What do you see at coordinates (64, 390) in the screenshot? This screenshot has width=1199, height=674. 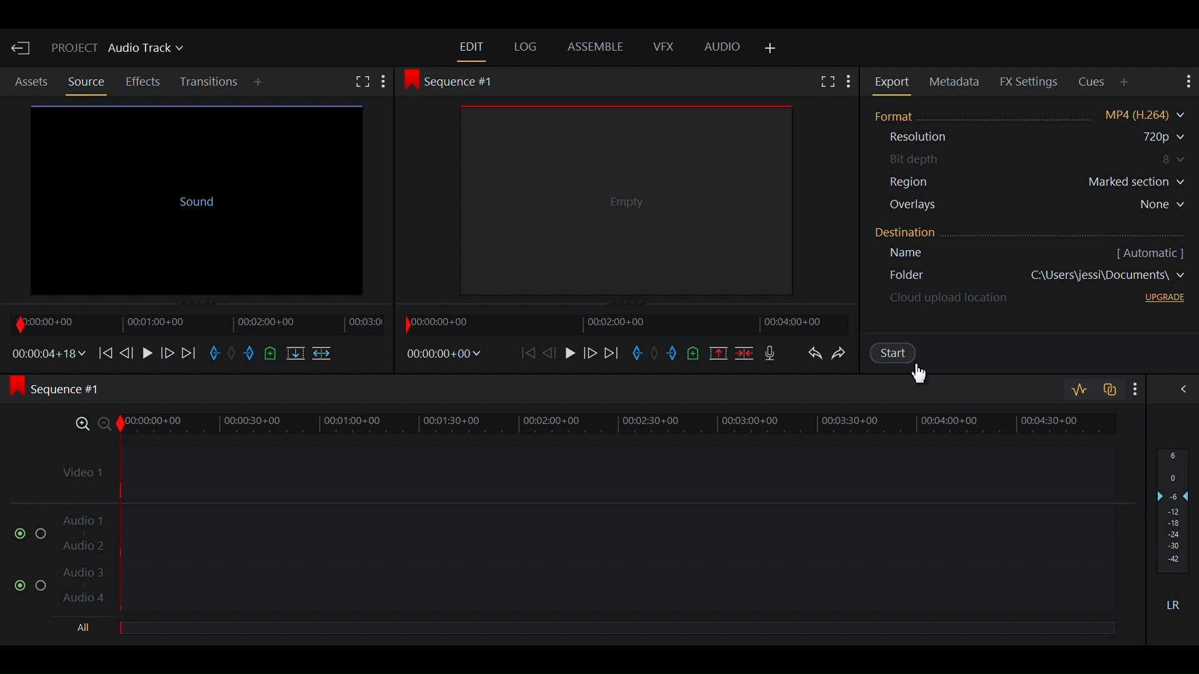 I see `Sequence #1` at bounding box center [64, 390].